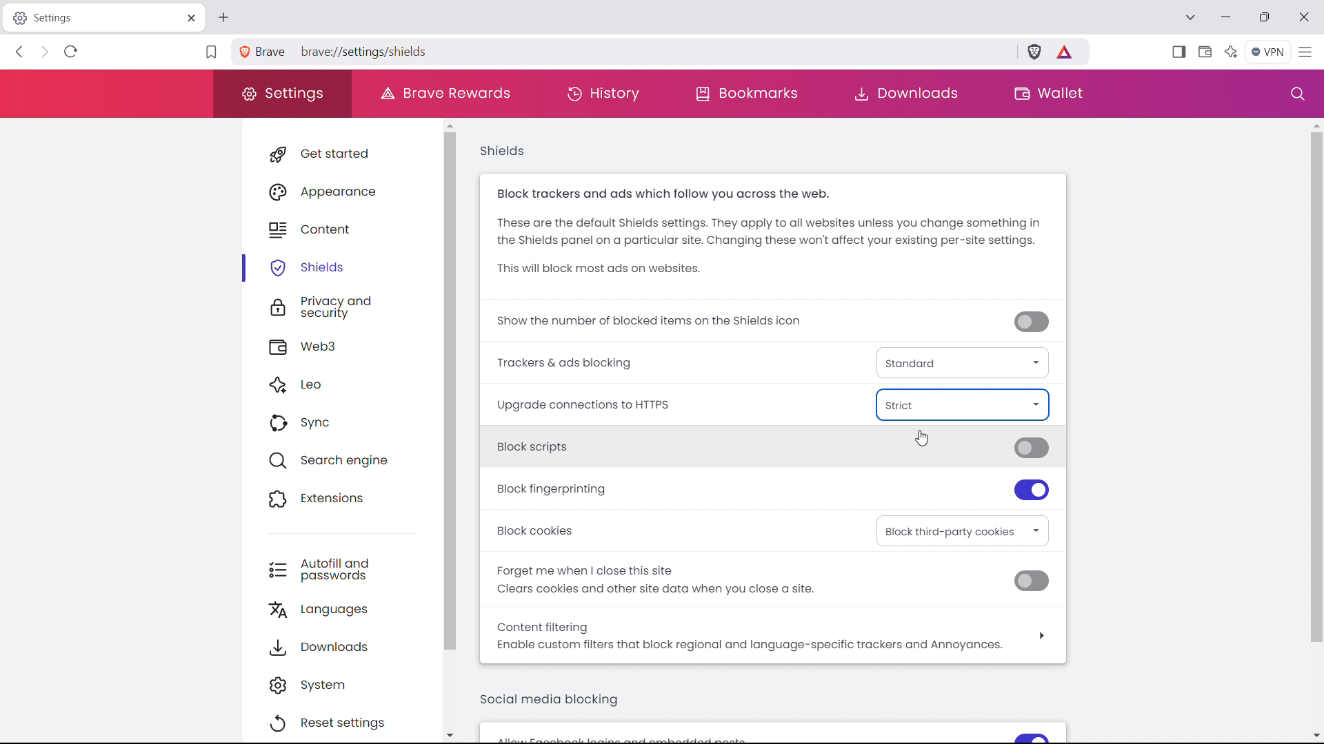 This screenshot has width=1324, height=744. Describe the element at coordinates (560, 489) in the screenshot. I see `block fingerprinting` at that location.